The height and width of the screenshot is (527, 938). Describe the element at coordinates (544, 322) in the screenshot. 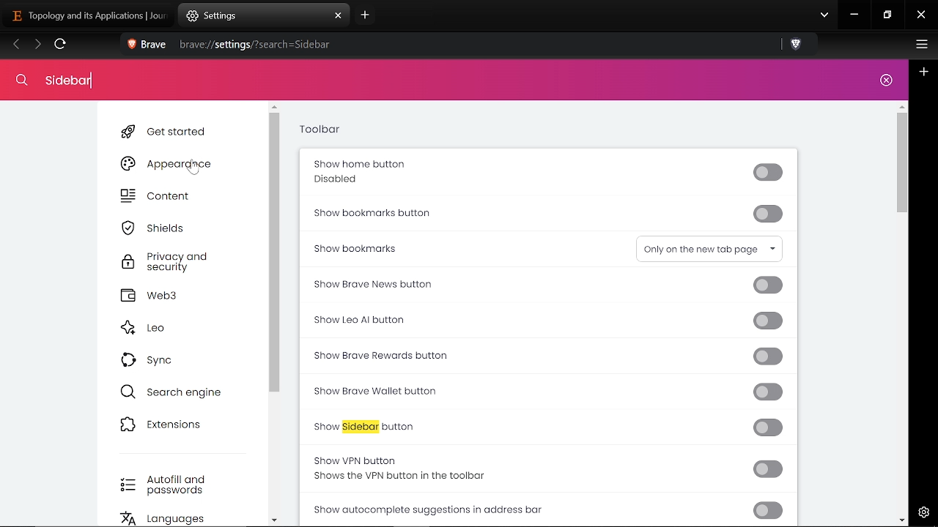

I see `Show Leo AI button` at that location.